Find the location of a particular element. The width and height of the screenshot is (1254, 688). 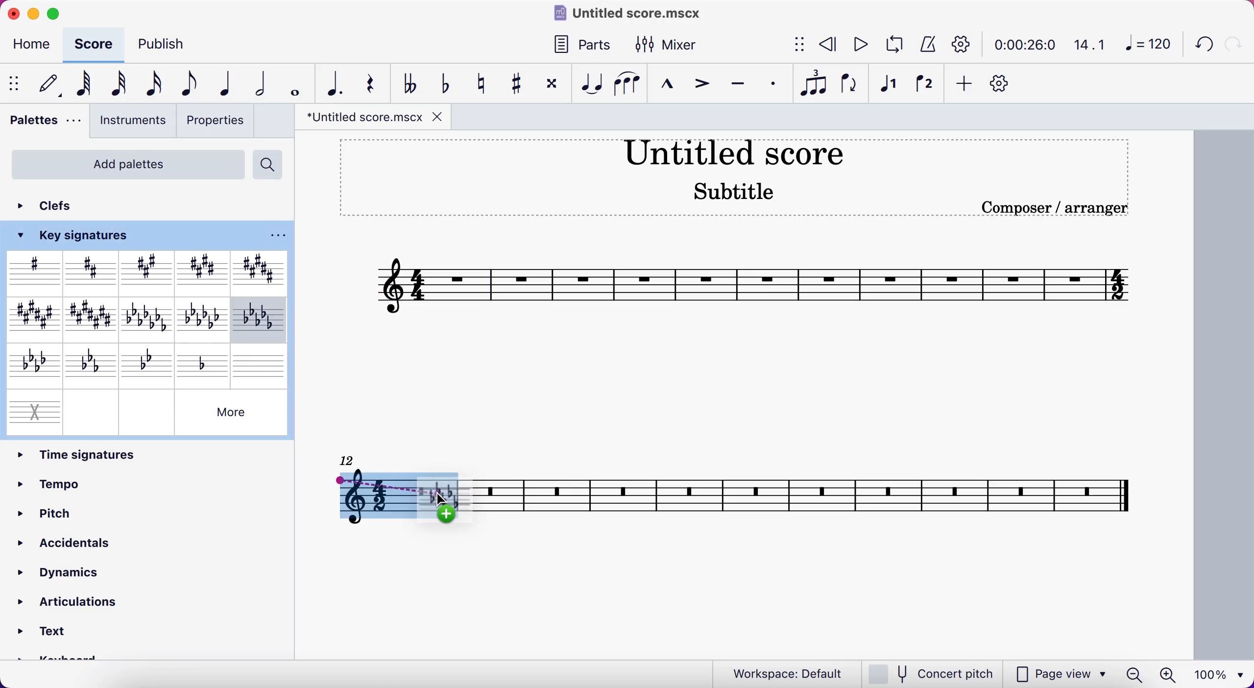

concert pitch is located at coordinates (930, 673).